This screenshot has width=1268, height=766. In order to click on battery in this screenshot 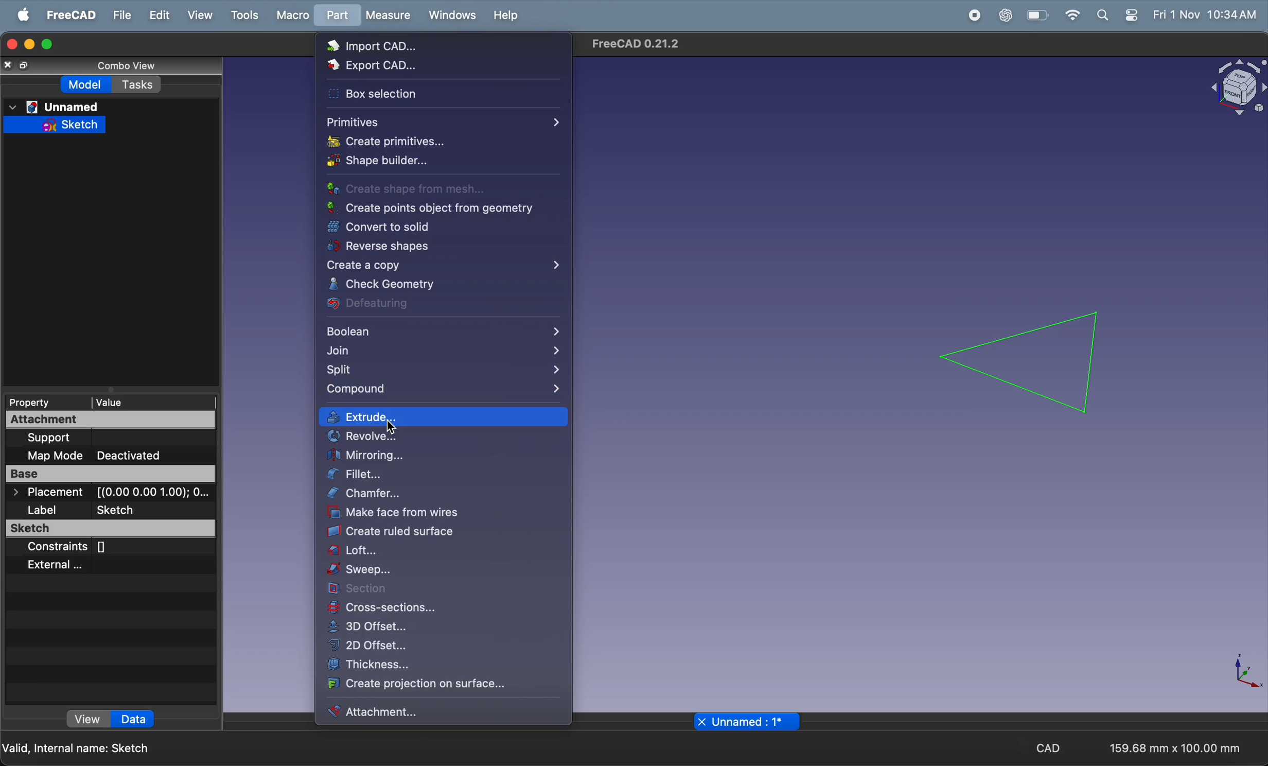, I will do `click(1040, 15)`.